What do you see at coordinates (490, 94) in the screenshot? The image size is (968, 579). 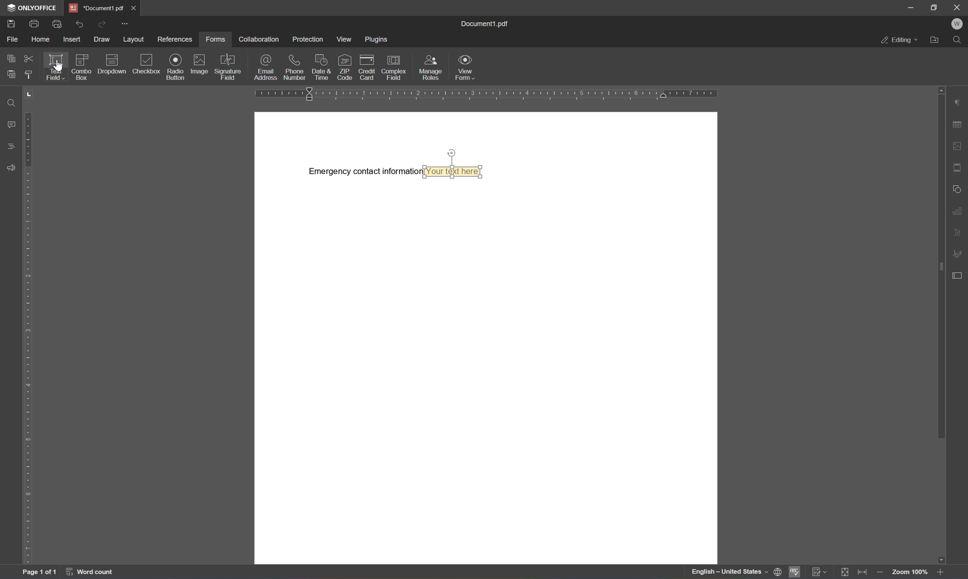 I see `ruler` at bounding box center [490, 94].